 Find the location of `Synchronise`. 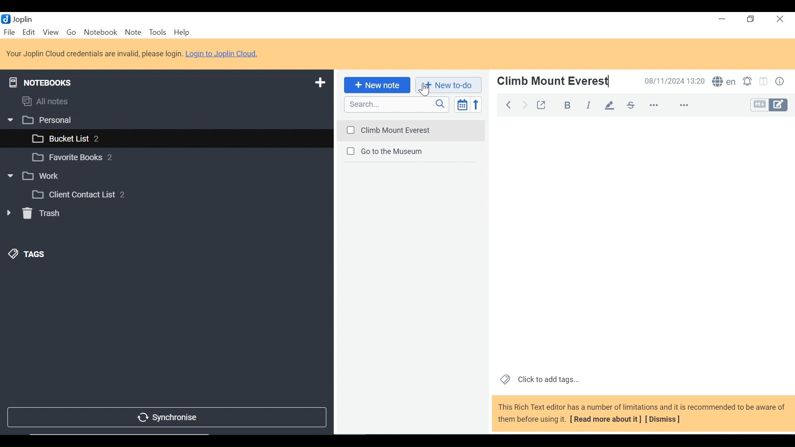

Synchronise is located at coordinates (165, 418).